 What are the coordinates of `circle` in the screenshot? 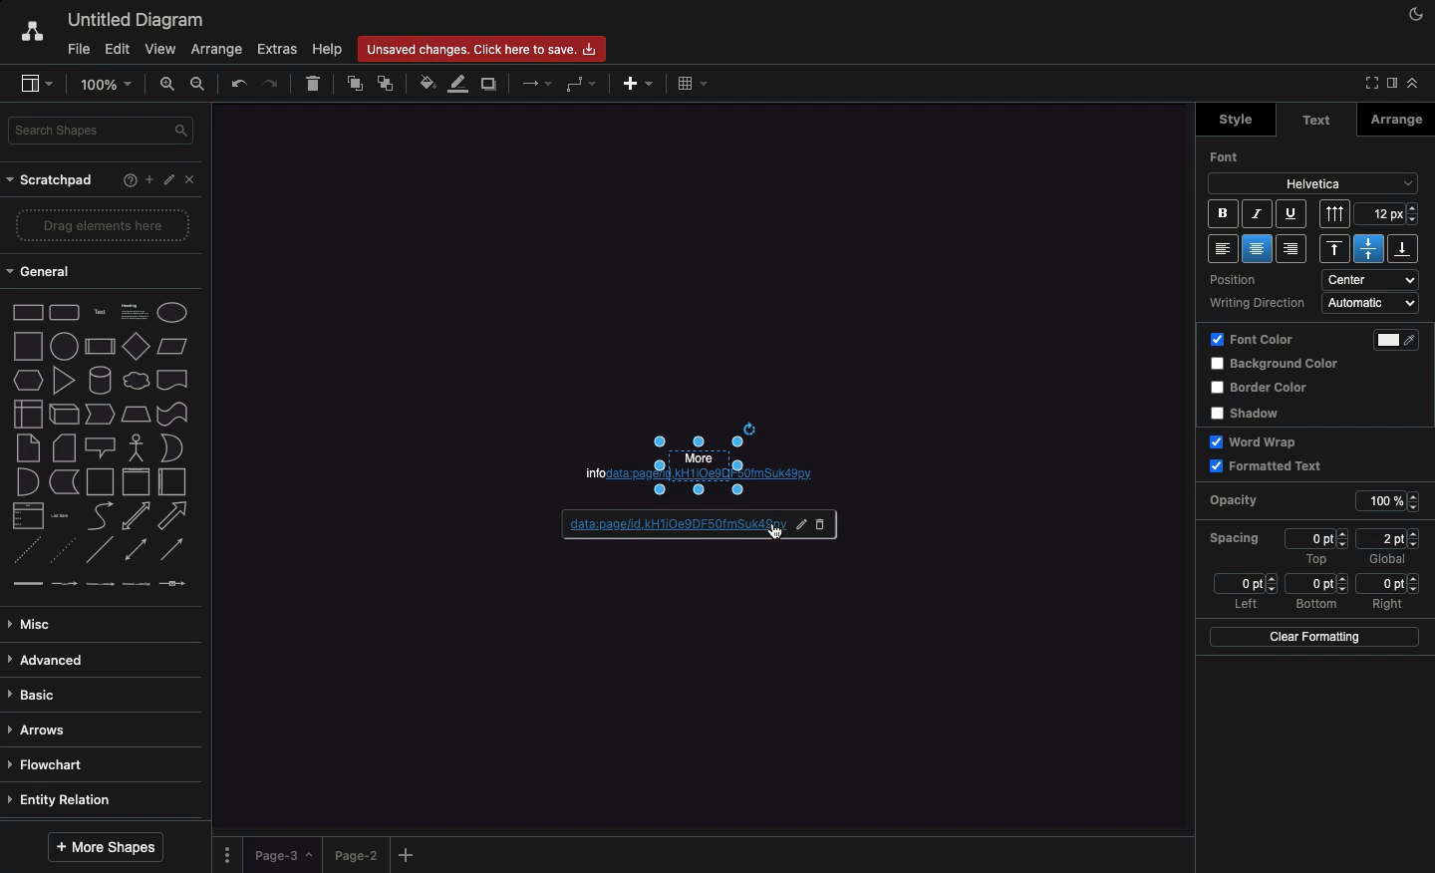 It's located at (64, 346).